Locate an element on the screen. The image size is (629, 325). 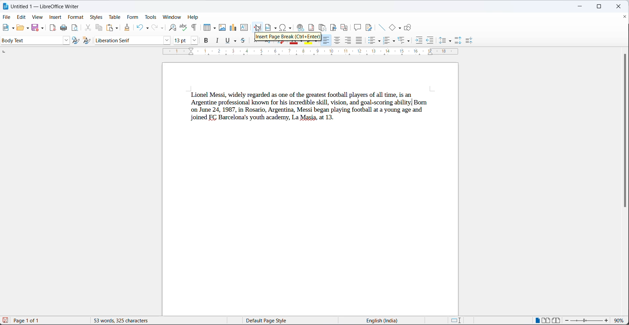
paste options is located at coordinates (116, 27).